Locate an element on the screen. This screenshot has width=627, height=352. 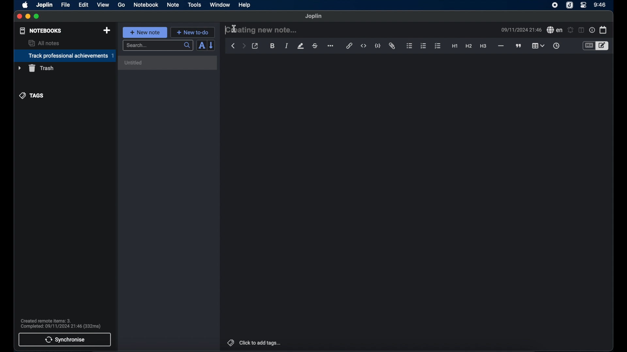
italic is located at coordinates (287, 46).